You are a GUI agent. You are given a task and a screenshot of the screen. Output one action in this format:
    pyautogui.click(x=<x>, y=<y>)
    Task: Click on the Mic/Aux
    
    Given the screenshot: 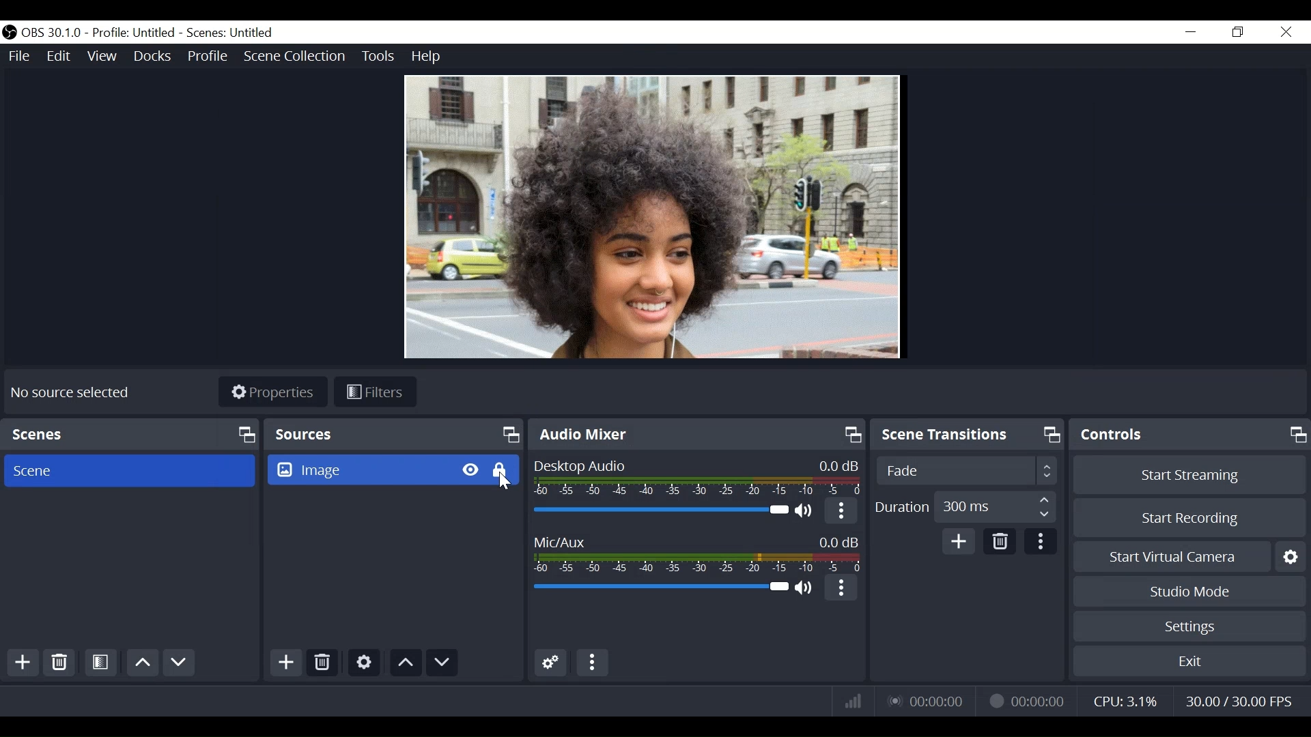 What is the action you would take?
    pyautogui.click(x=697, y=553)
    